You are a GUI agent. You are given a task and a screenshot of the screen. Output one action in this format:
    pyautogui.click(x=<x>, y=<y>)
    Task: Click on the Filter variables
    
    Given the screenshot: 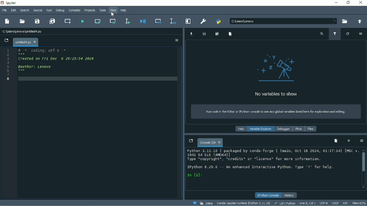 What is the action you would take?
    pyautogui.click(x=335, y=34)
    